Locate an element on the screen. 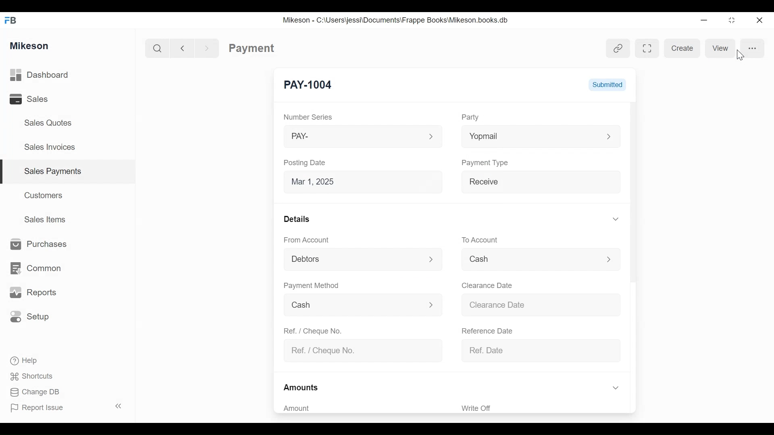 This screenshot has width=774, height=435. Cash is located at coordinates (362, 304).